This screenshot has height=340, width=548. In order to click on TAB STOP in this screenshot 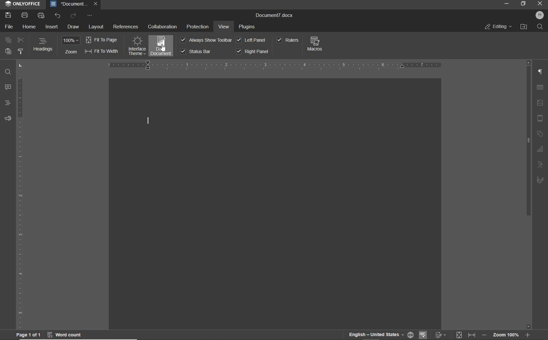, I will do `click(20, 66)`.